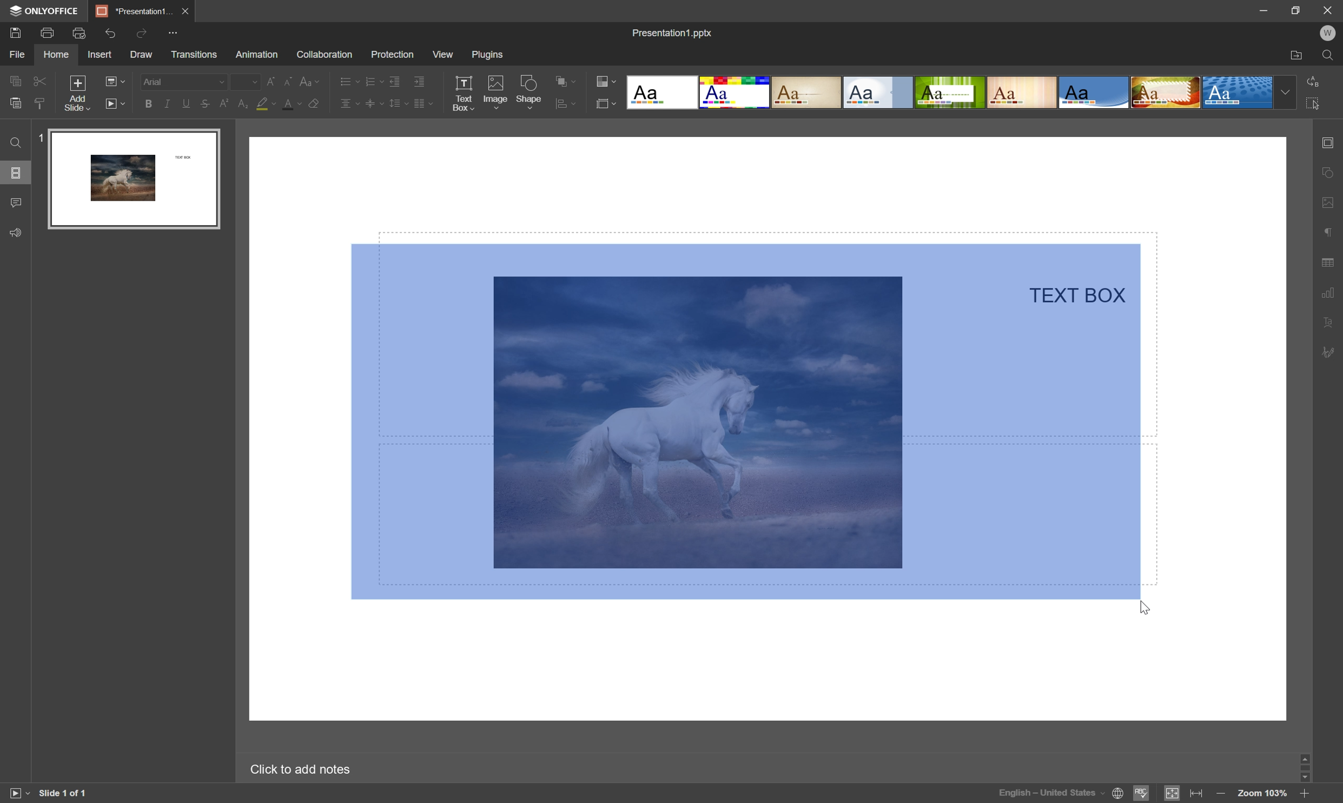  Describe the element at coordinates (660, 92) in the screenshot. I see `Blank` at that location.